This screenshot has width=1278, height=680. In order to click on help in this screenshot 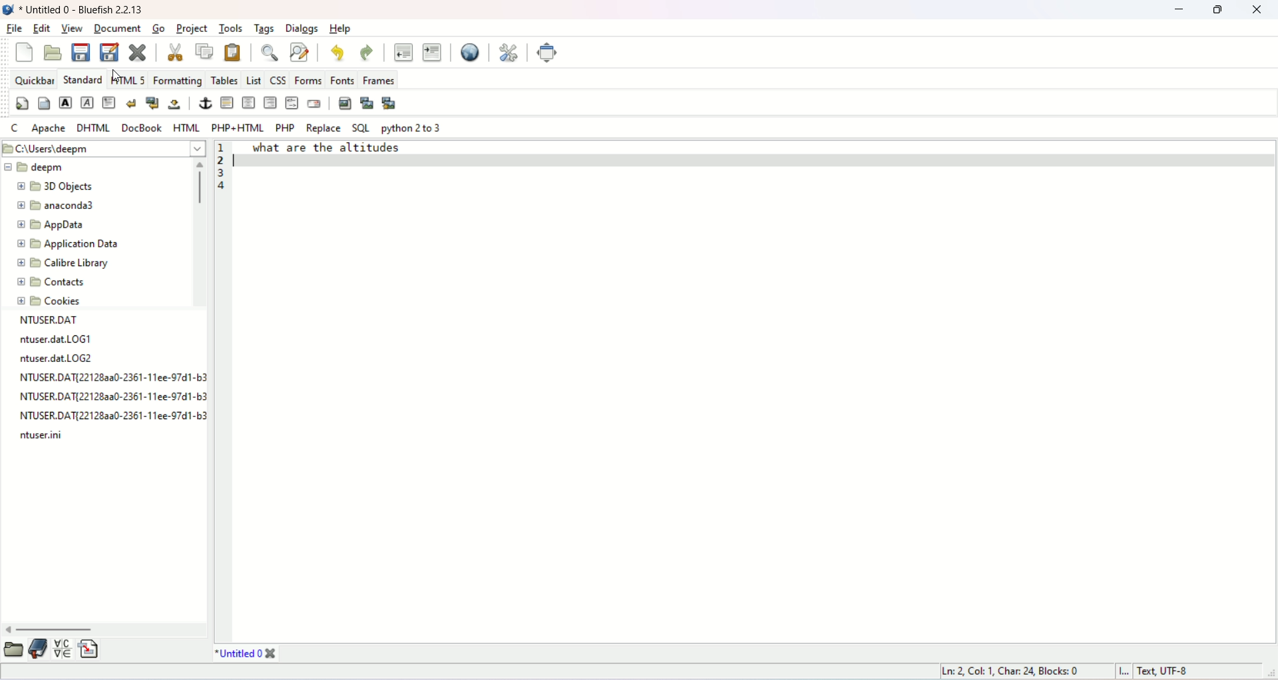, I will do `click(341, 29)`.